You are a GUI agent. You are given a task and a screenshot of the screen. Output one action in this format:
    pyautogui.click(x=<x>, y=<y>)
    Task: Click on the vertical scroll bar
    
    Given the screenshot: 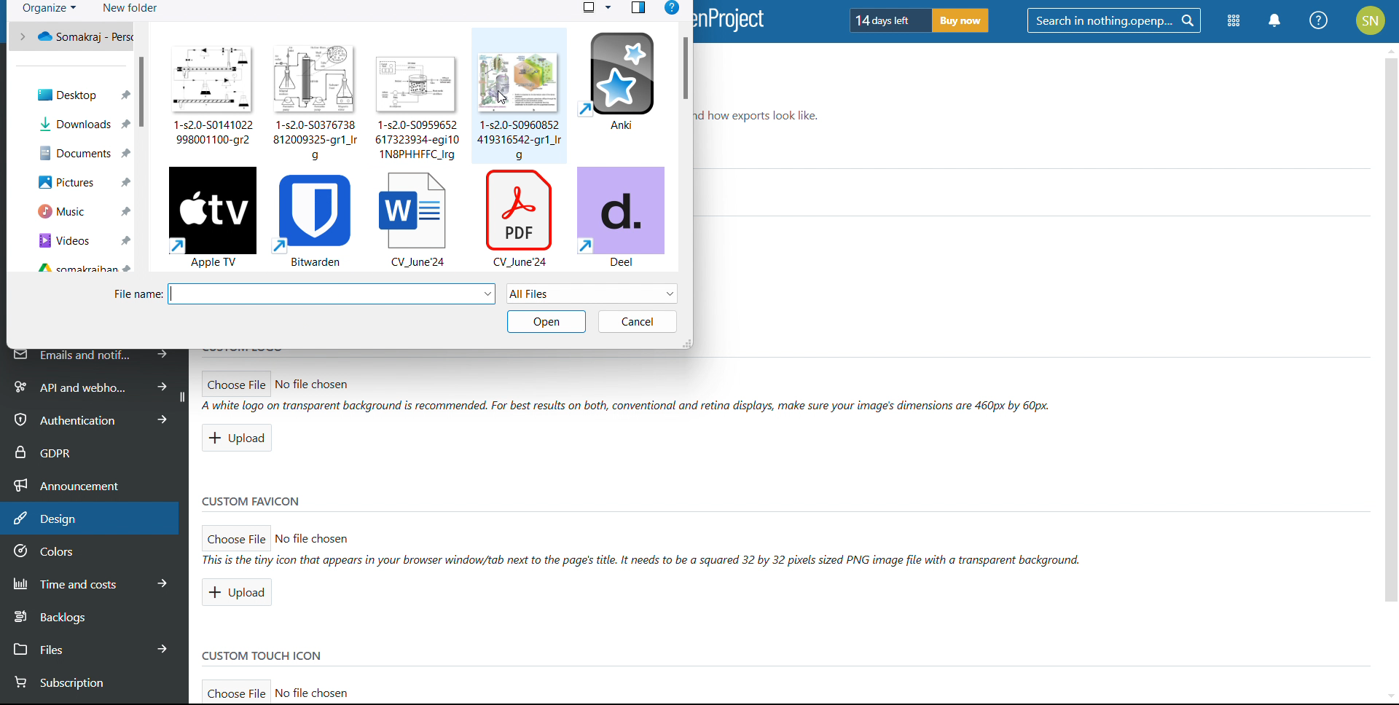 What is the action you would take?
    pyautogui.click(x=1390, y=344)
    